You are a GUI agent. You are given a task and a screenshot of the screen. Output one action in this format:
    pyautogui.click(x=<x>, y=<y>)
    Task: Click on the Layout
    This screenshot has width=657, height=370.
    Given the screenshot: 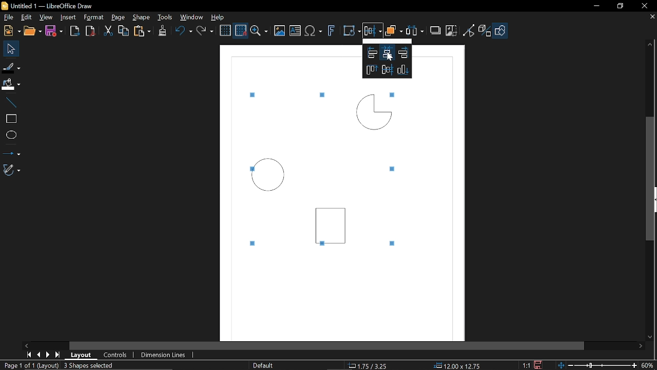 What is the action you would take?
    pyautogui.click(x=81, y=355)
    